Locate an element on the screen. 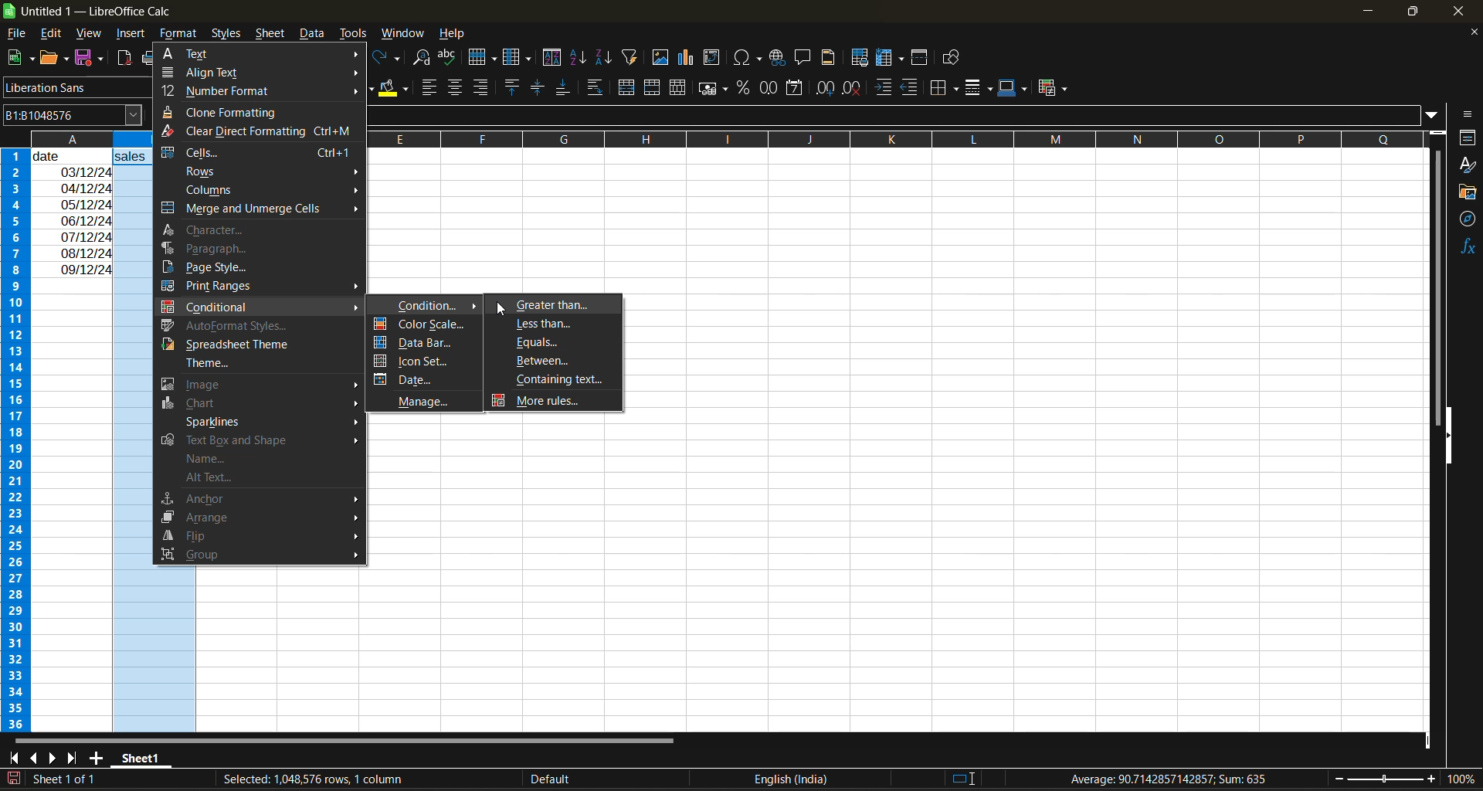  align top is located at coordinates (513, 87).